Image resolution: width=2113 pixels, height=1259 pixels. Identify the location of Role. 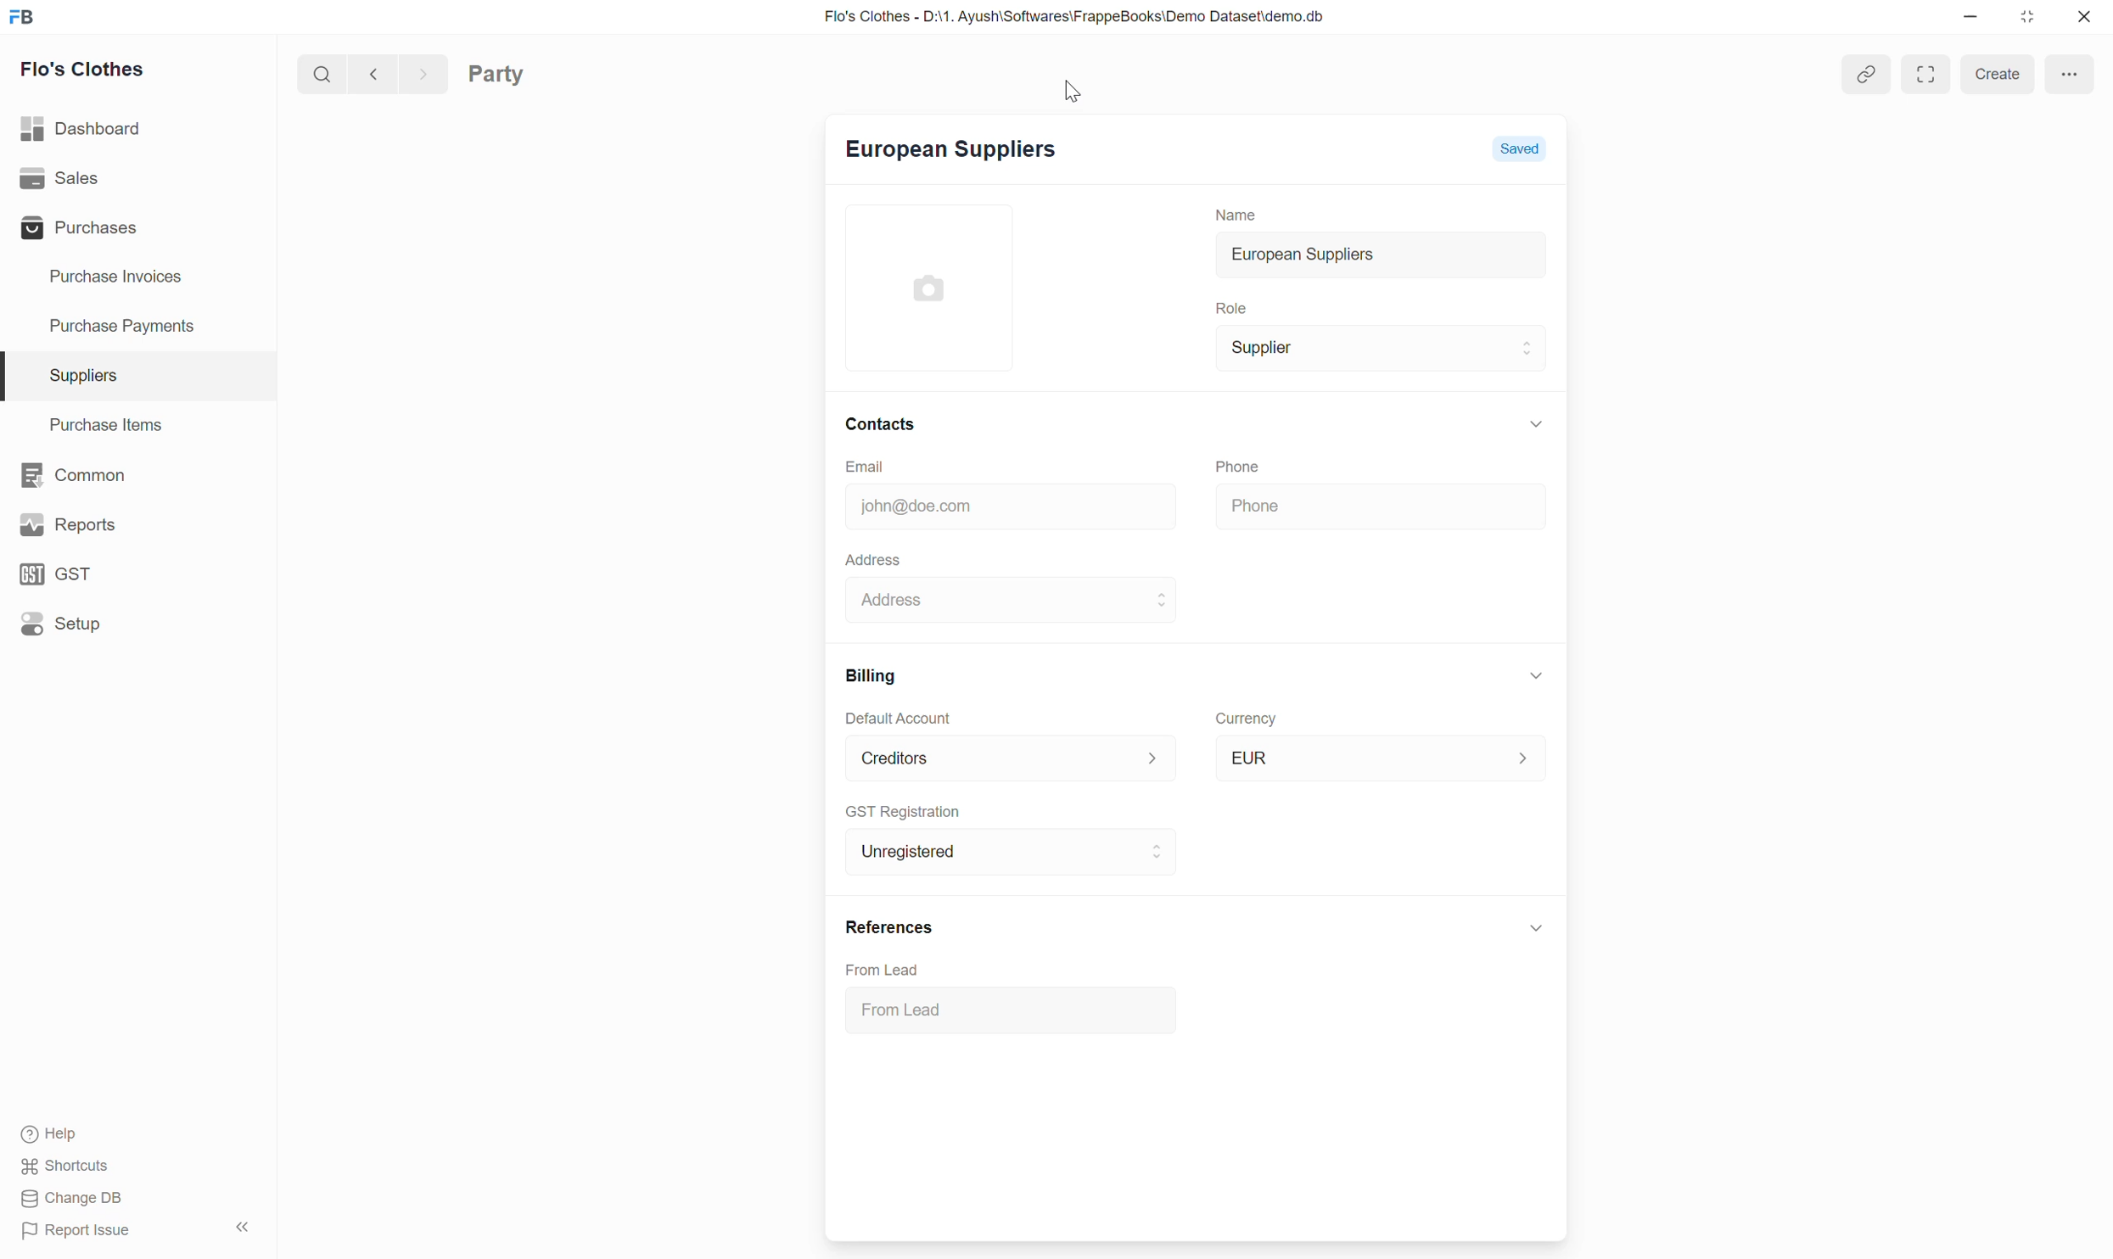
(1224, 305).